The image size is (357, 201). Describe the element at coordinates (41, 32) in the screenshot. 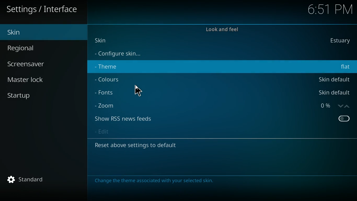

I see `skin` at that location.